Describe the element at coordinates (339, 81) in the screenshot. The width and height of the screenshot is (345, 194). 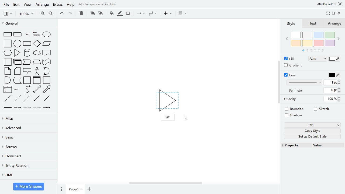
I see `increase line width` at that location.